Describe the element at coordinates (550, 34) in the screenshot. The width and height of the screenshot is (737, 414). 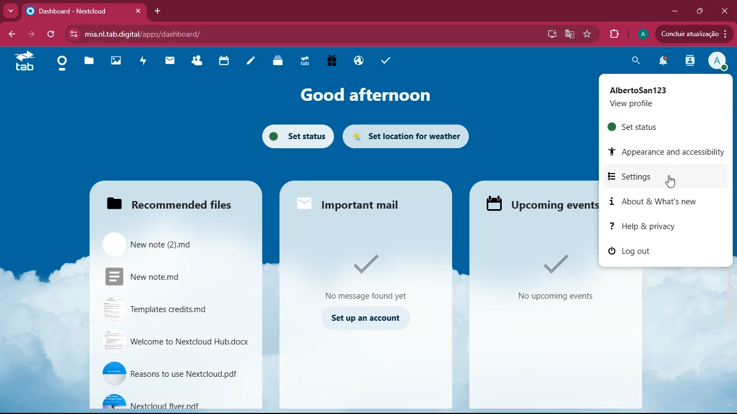
I see `desktop` at that location.